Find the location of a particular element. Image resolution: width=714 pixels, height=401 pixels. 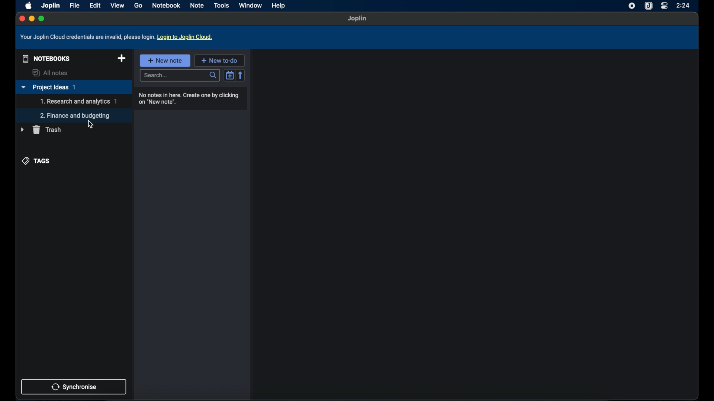

tools is located at coordinates (222, 5).